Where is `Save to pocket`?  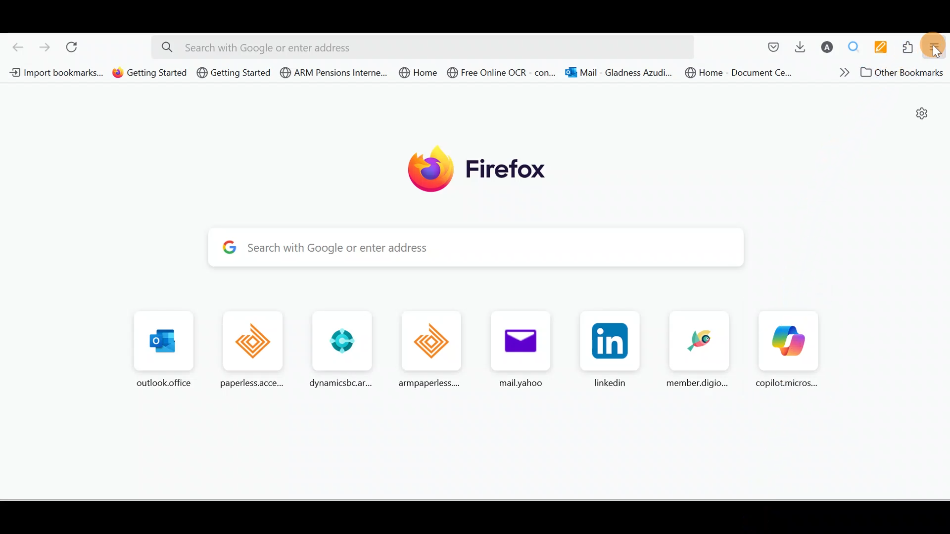 Save to pocket is located at coordinates (773, 46).